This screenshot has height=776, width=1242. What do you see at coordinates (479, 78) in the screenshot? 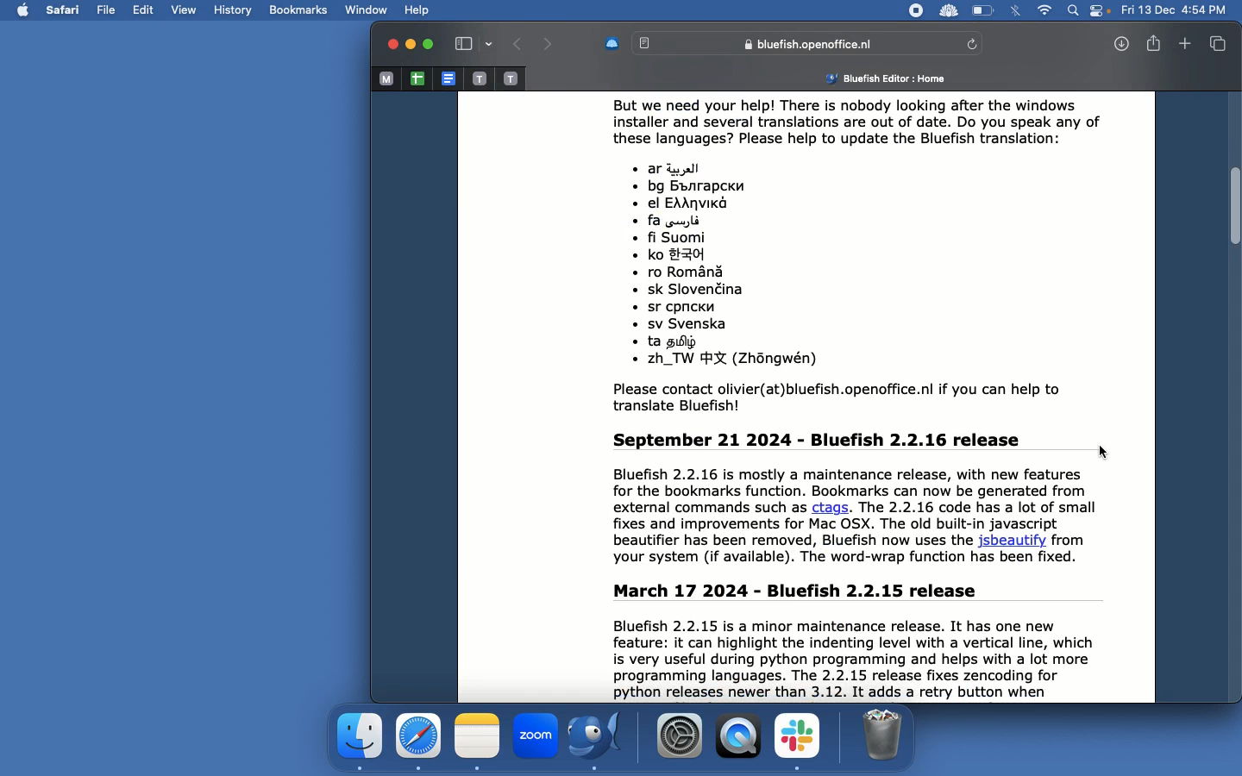
I see `Pinned tab` at bounding box center [479, 78].